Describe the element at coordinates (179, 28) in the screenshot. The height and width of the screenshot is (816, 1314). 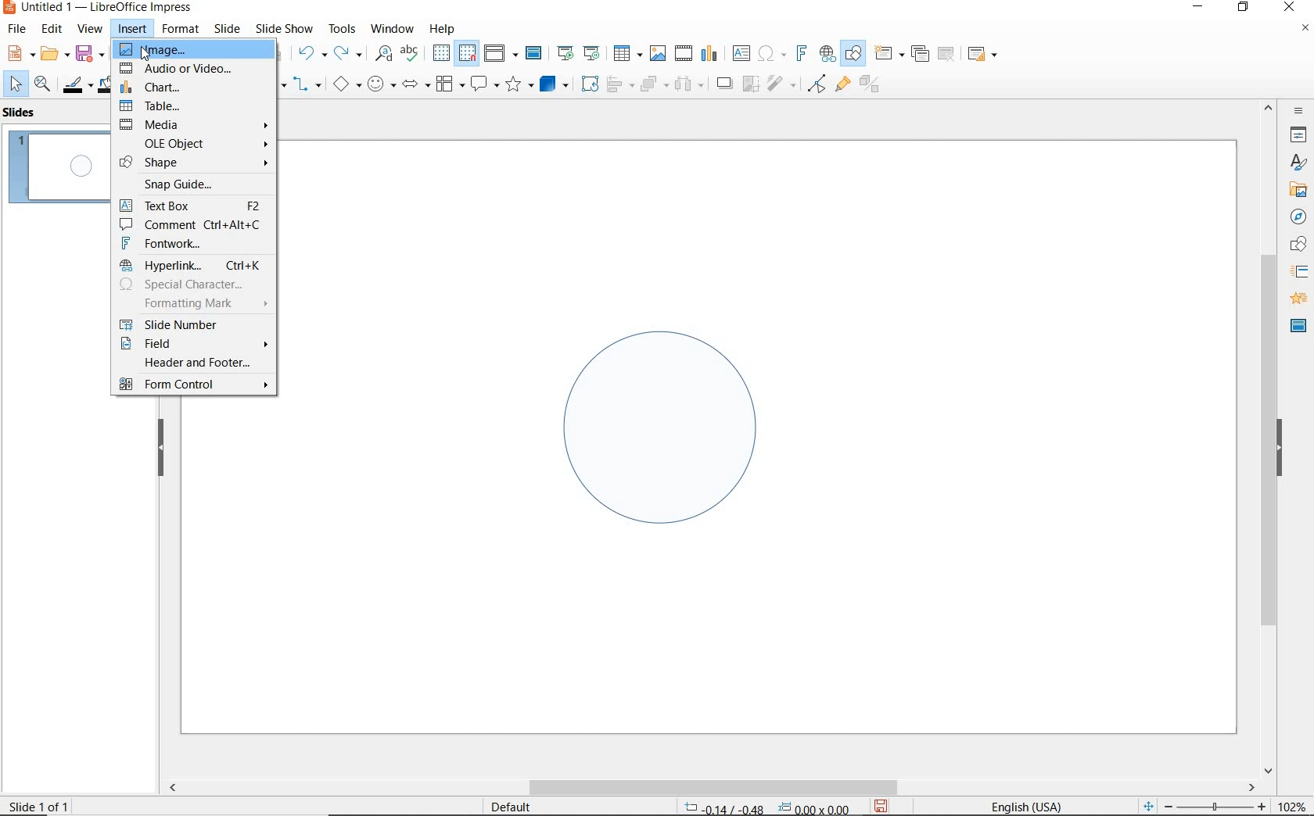
I see `format` at that location.